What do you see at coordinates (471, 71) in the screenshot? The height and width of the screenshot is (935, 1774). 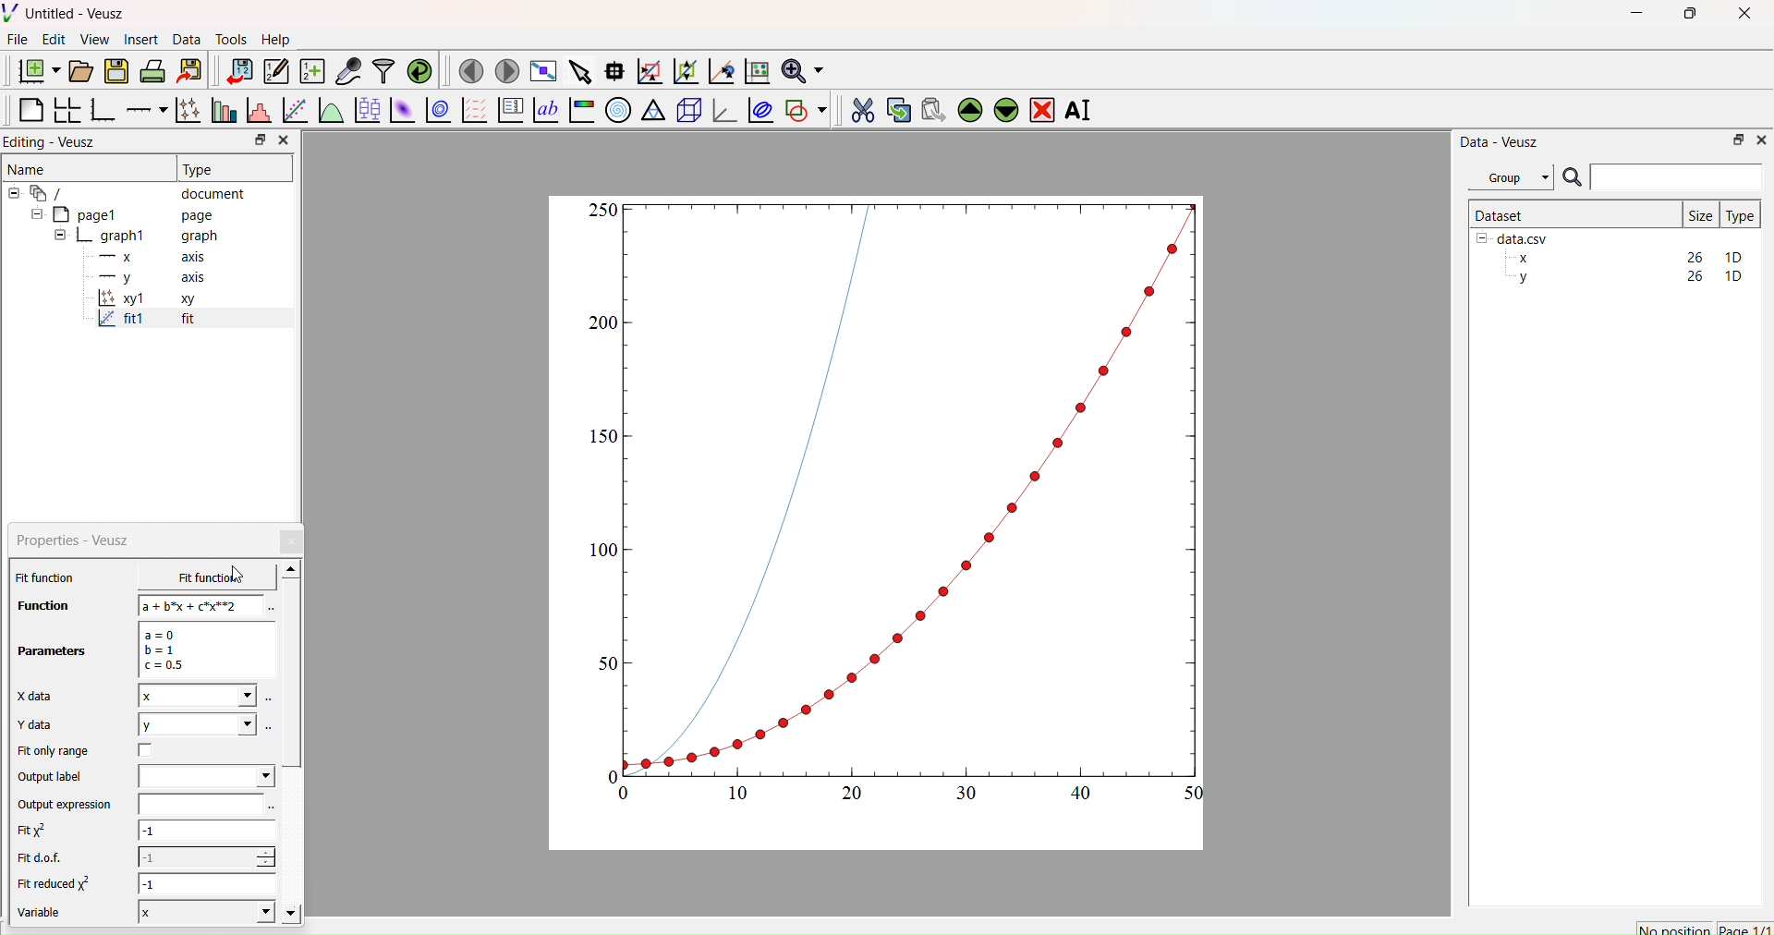 I see `Previous page` at bounding box center [471, 71].